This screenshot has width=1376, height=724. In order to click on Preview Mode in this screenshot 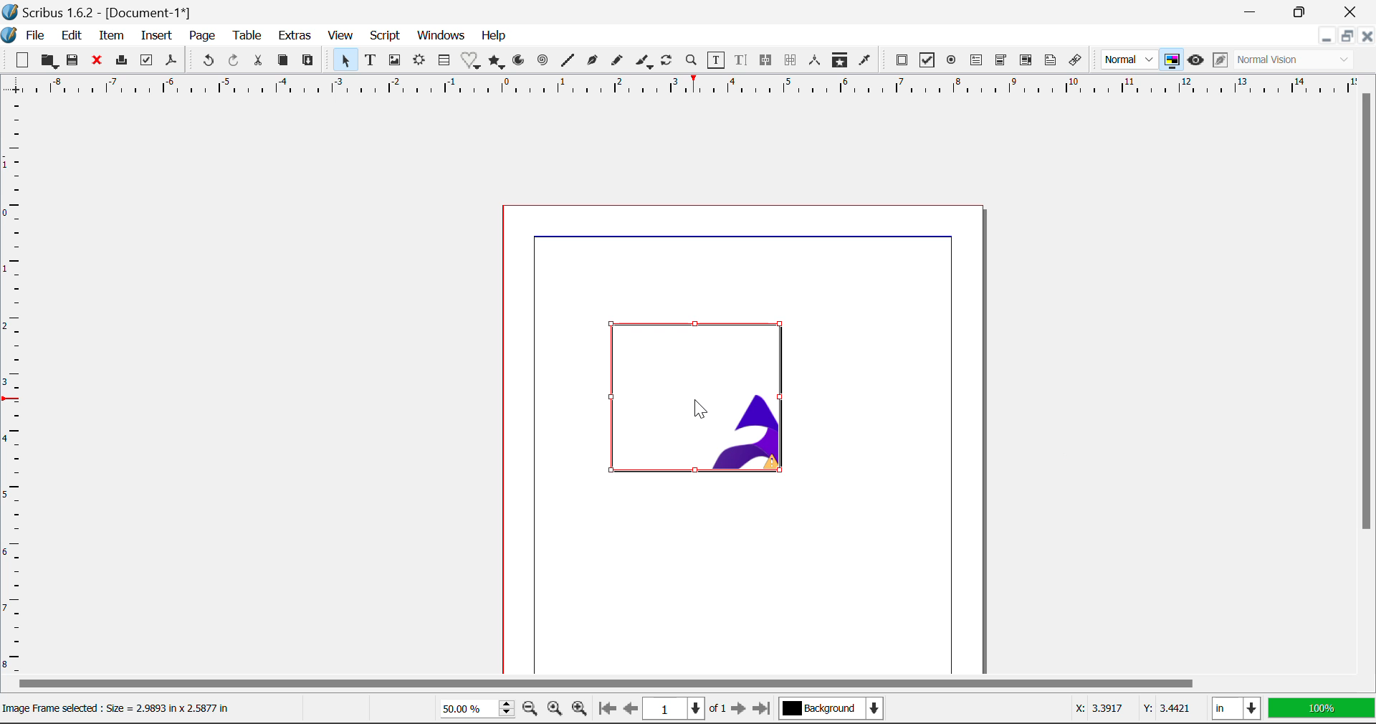, I will do `click(1195, 60)`.